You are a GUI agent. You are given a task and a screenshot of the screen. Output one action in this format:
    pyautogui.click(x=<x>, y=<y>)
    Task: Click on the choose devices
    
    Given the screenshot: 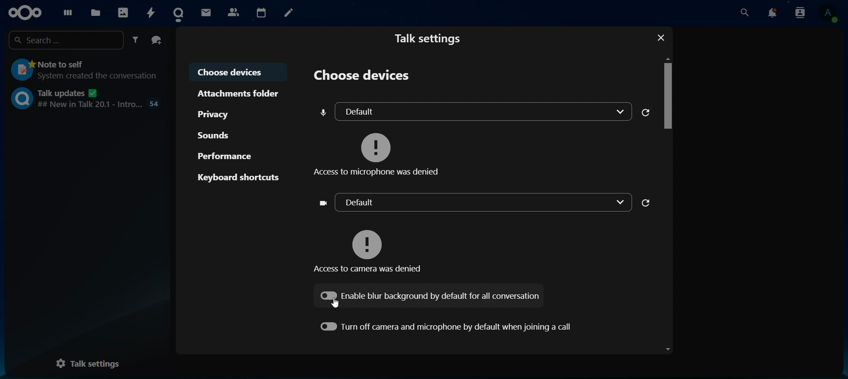 What is the action you would take?
    pyautogui.click(x=235, y=71)
    